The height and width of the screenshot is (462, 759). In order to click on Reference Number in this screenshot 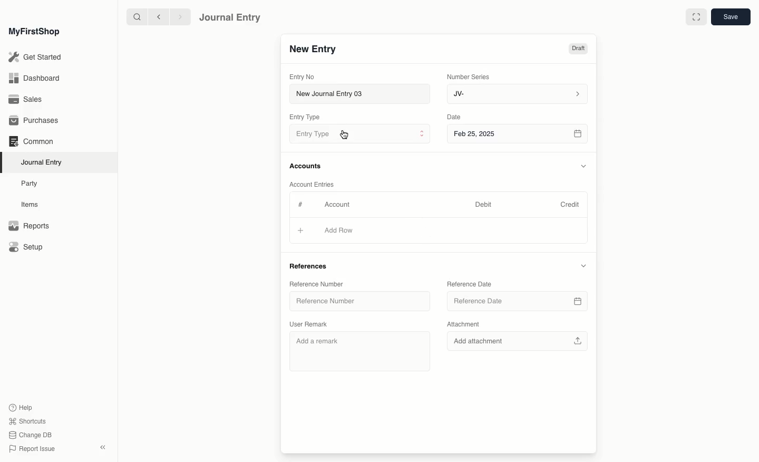, I will do `click(317, 284)`.